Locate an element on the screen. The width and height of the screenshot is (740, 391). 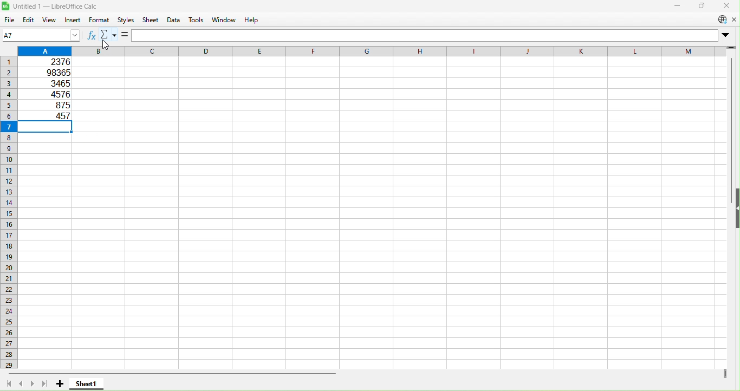
Help is located at coordinates (253, 19).